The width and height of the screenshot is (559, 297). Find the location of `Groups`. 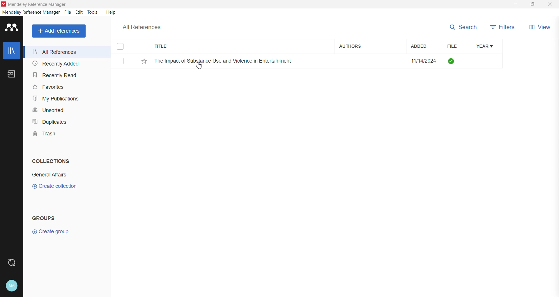

Groups is located at coordinates (46, 218).